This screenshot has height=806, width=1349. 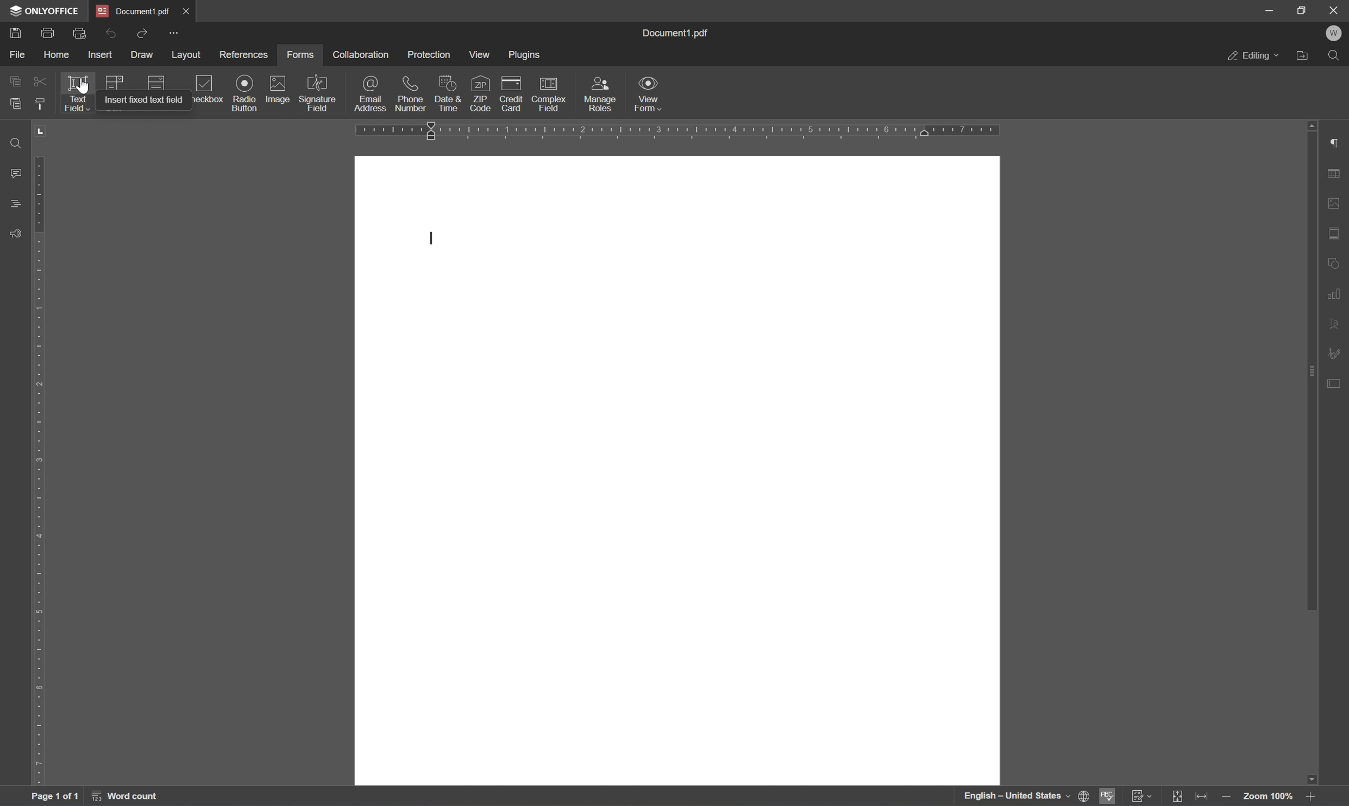 What do you see at coordinates (598, 96) in the screenshot?
I see `manage roles` at bounding box center [598, 96].